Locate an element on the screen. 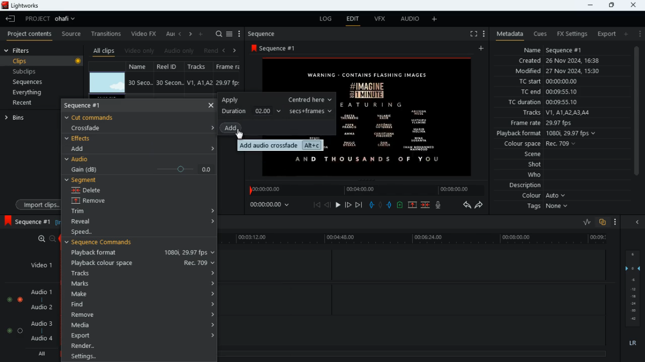 The width and height of the screenshot is (645, 362). sequence is located at coordinates (27, 221).